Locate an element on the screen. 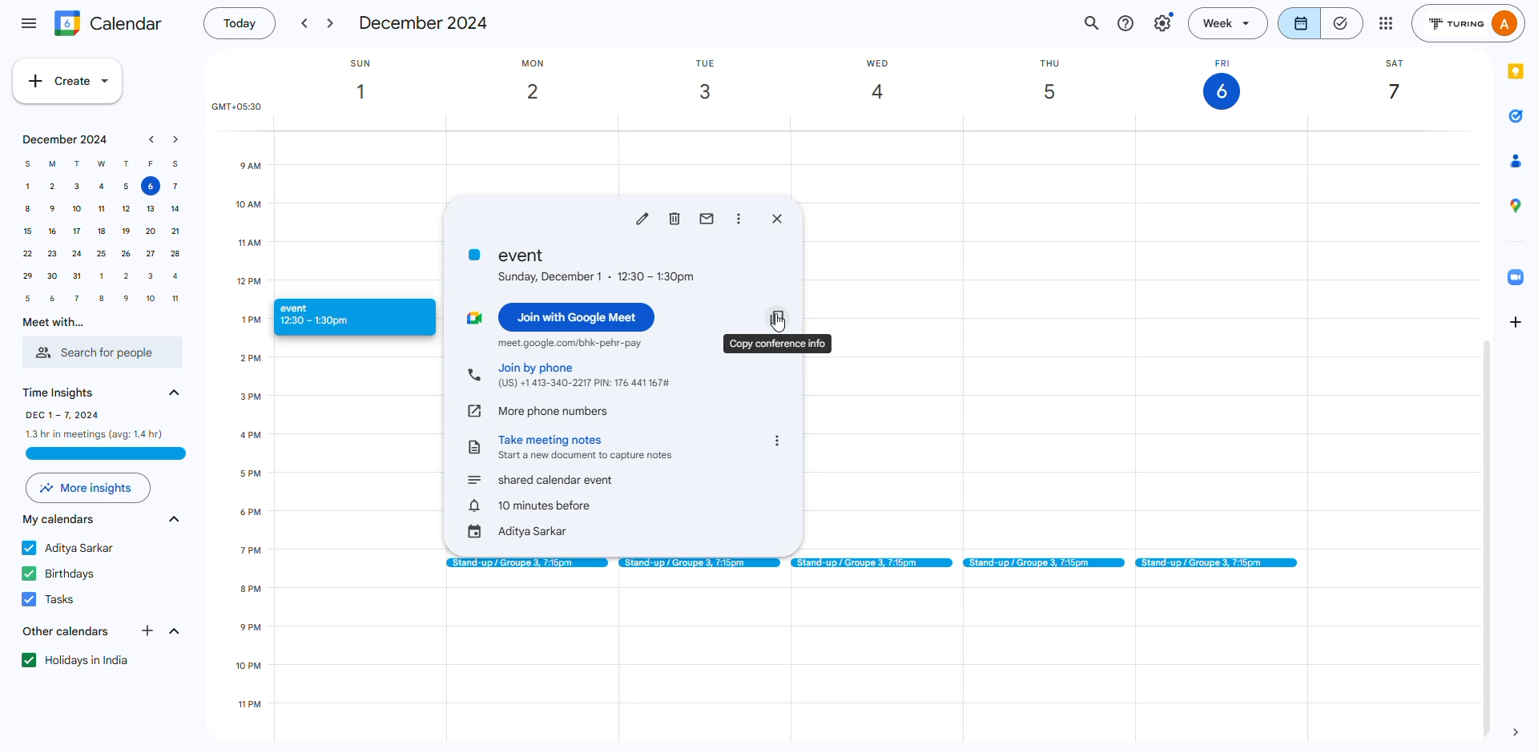  notes is located at coordinates (589, 445).